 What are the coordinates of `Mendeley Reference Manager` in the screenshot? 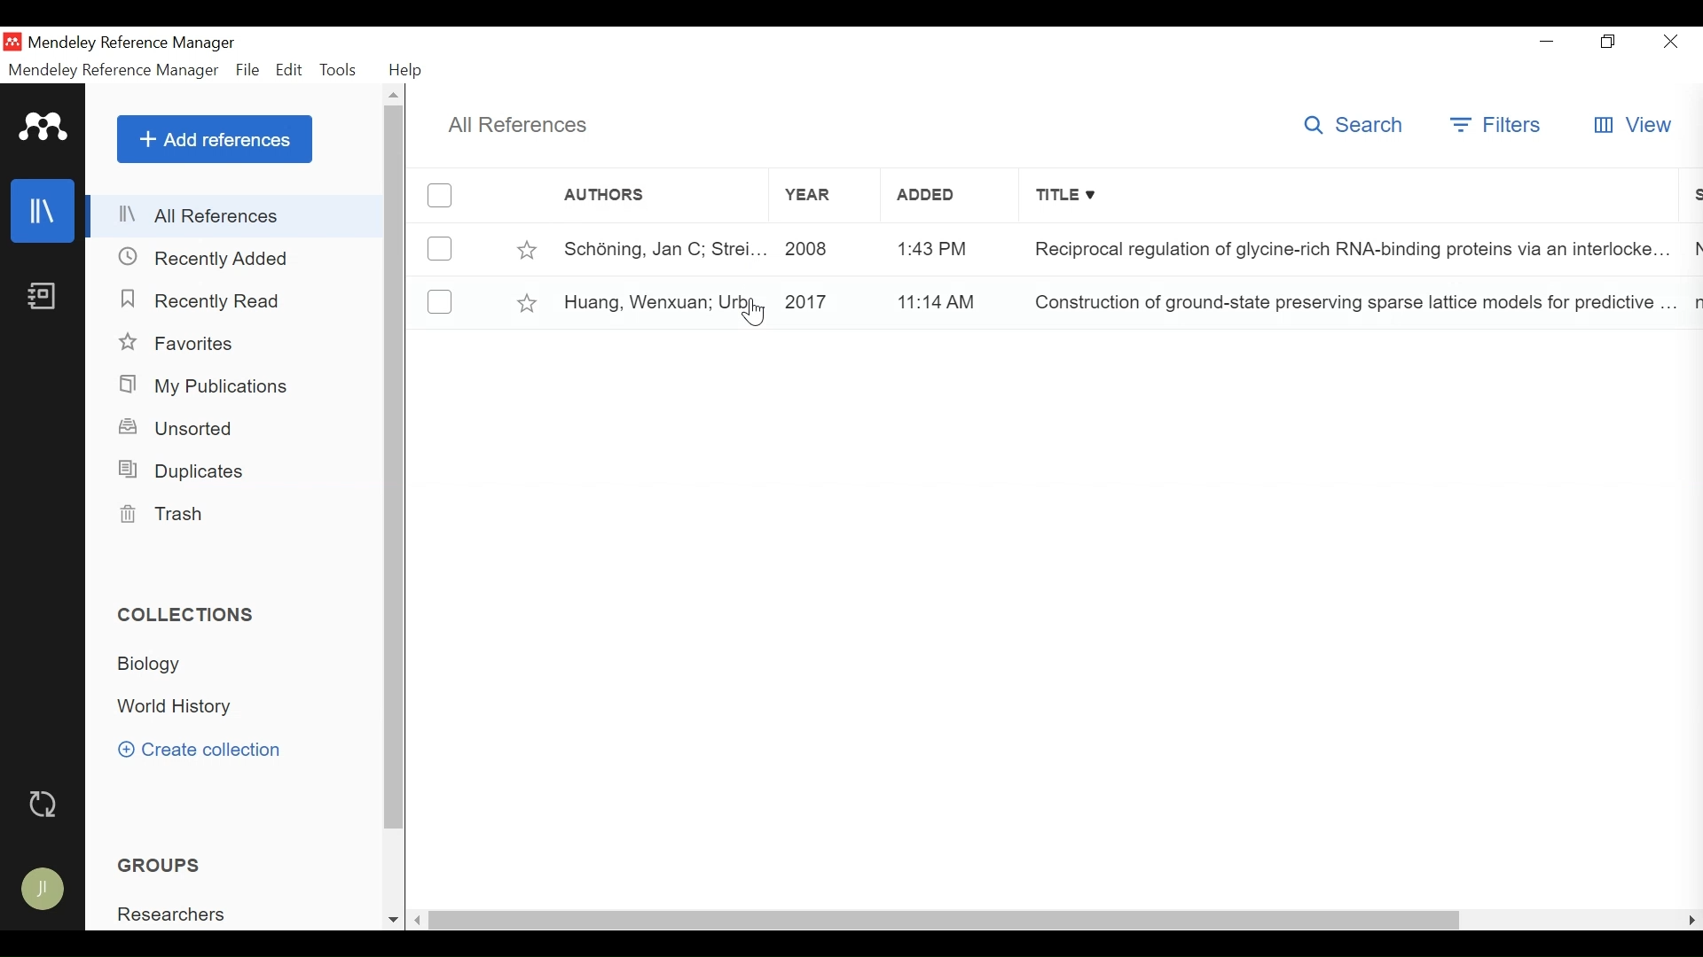 It's located at (114, 73).